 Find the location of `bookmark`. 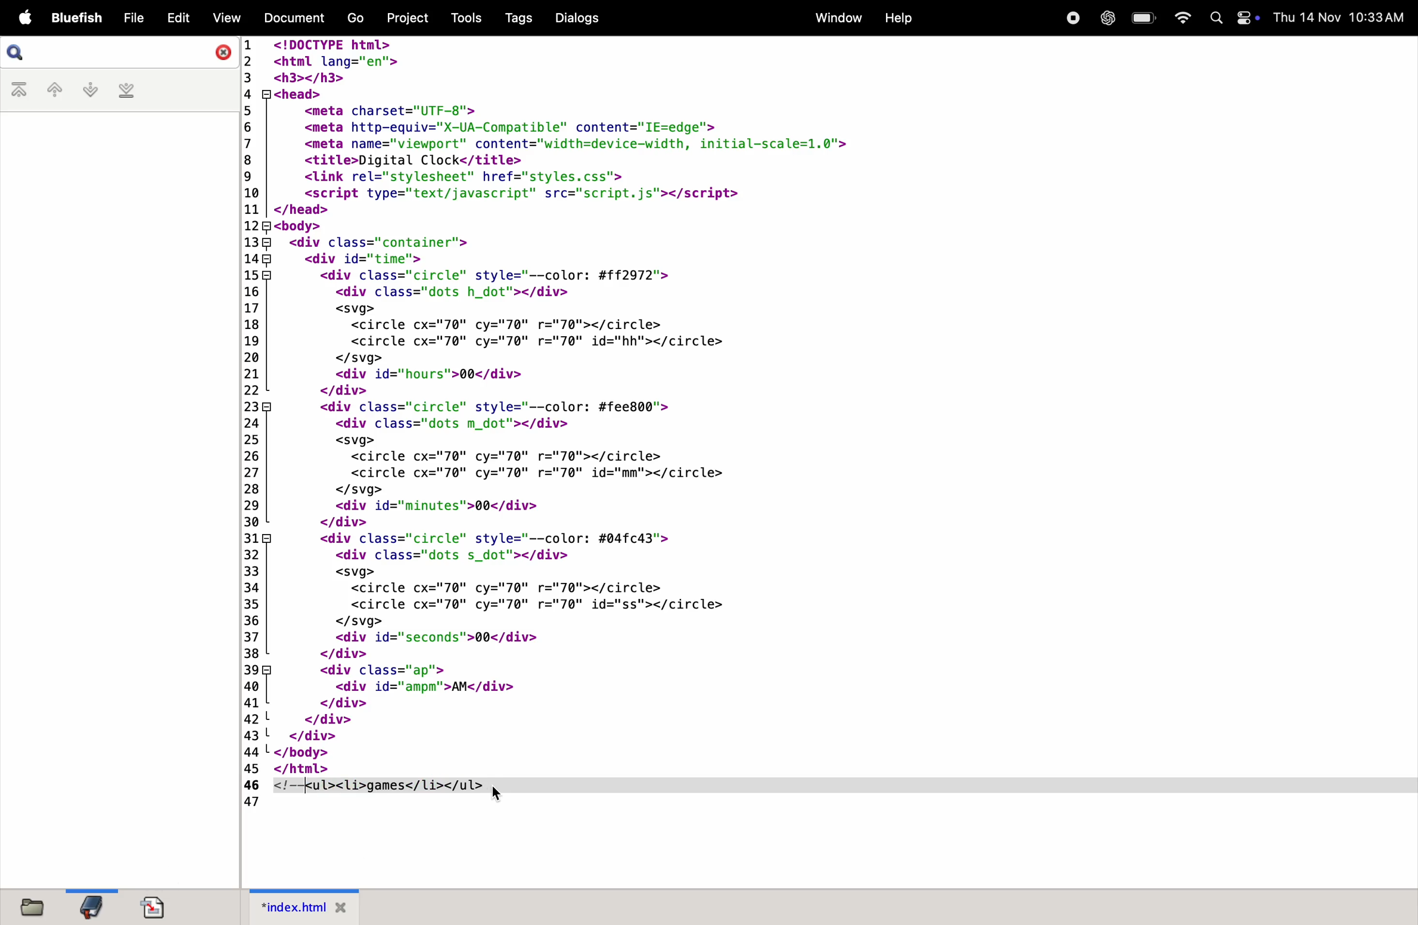

bookmark is located at coordinates (88, 907).